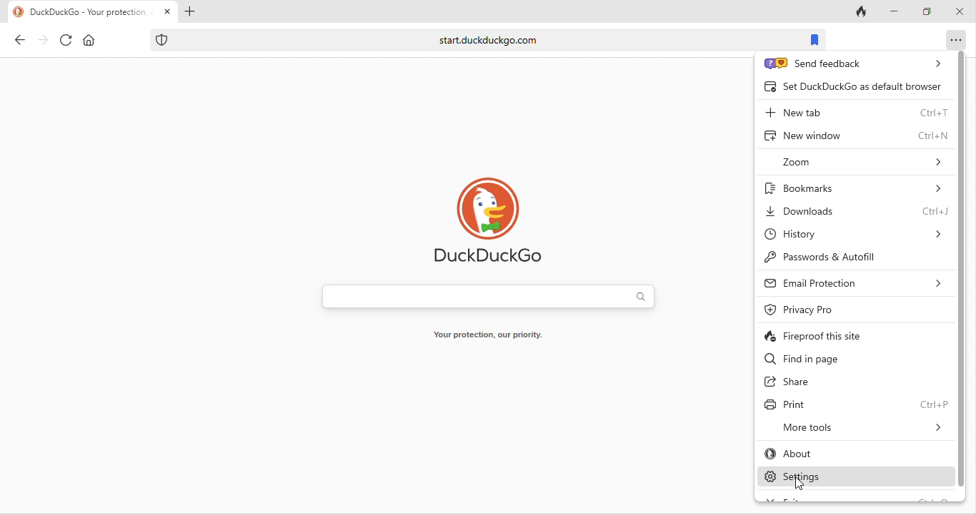 The image size is (976, 515). Describe the element at coordinates (861, 163) in the screenshot. I see `zoom` at that location.